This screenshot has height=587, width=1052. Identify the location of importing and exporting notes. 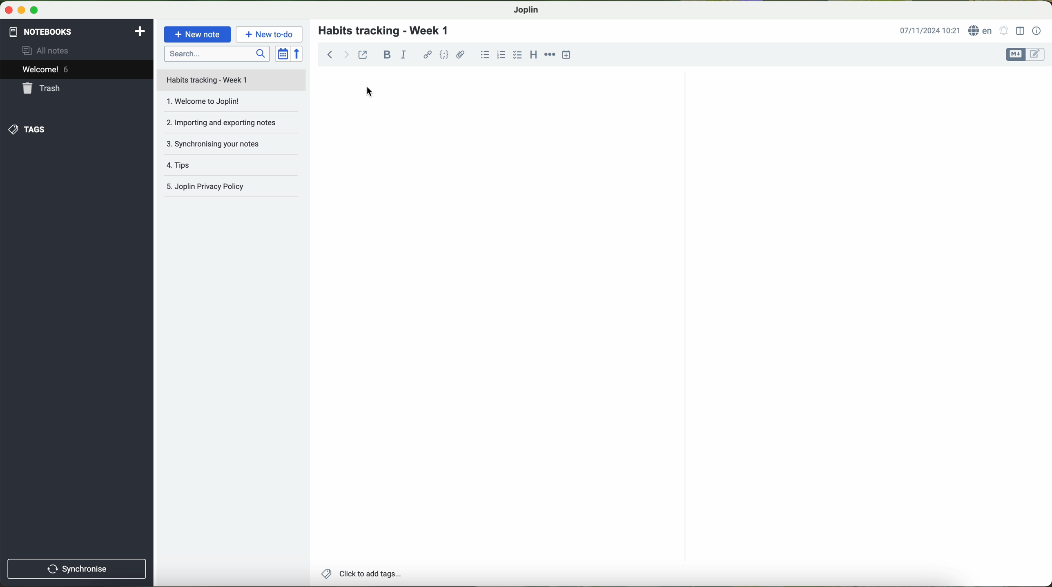
(230, 125).